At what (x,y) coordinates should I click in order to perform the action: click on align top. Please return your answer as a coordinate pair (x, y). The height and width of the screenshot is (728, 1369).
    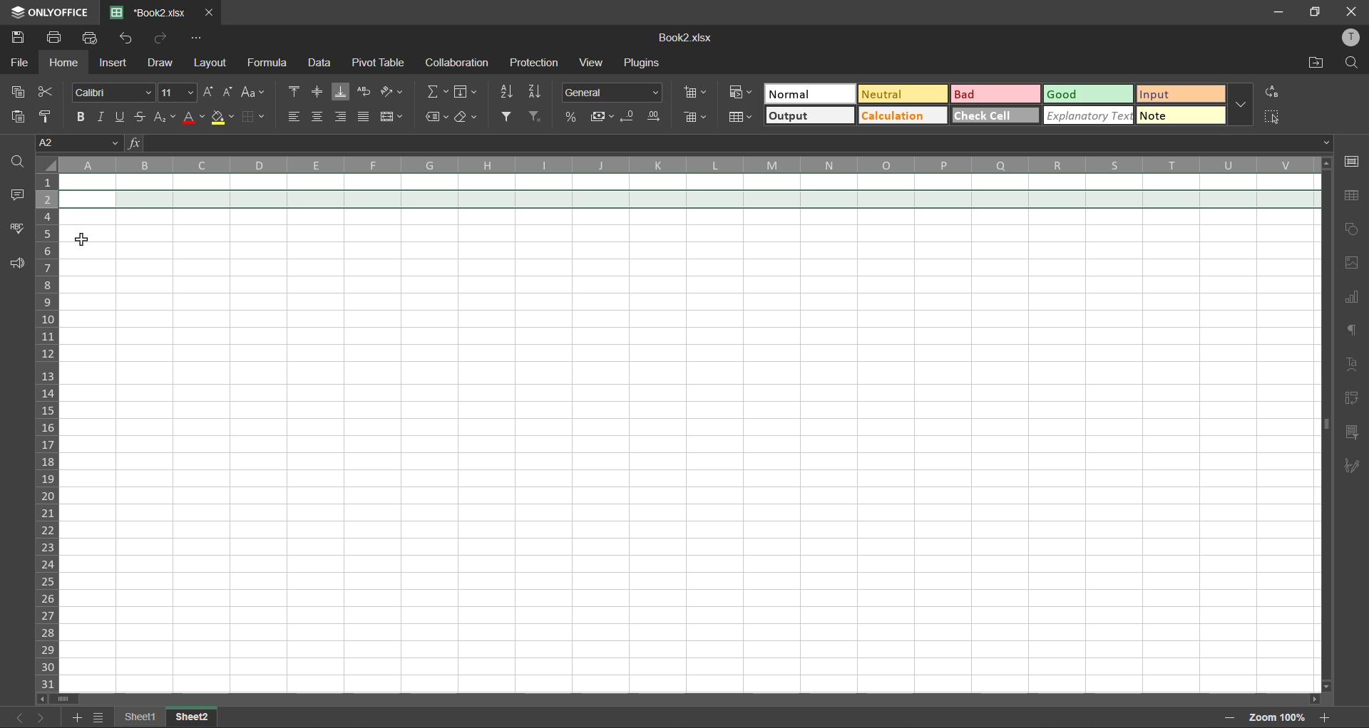
    Looking at the image, I should click on (297, 91).